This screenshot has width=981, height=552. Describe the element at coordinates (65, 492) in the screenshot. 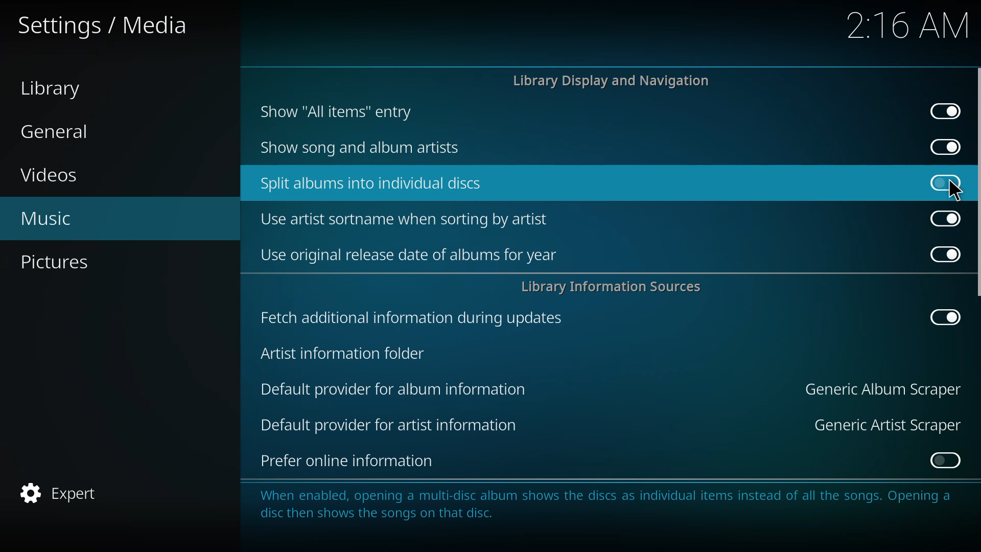

I see `expert` at that location.